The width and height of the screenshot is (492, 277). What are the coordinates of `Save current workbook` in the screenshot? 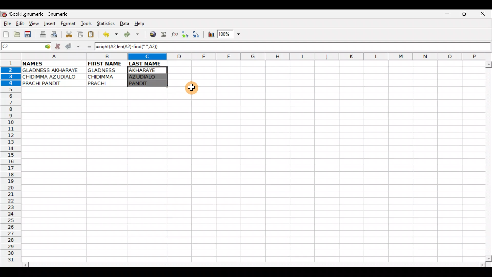 It's located at (29, 35).